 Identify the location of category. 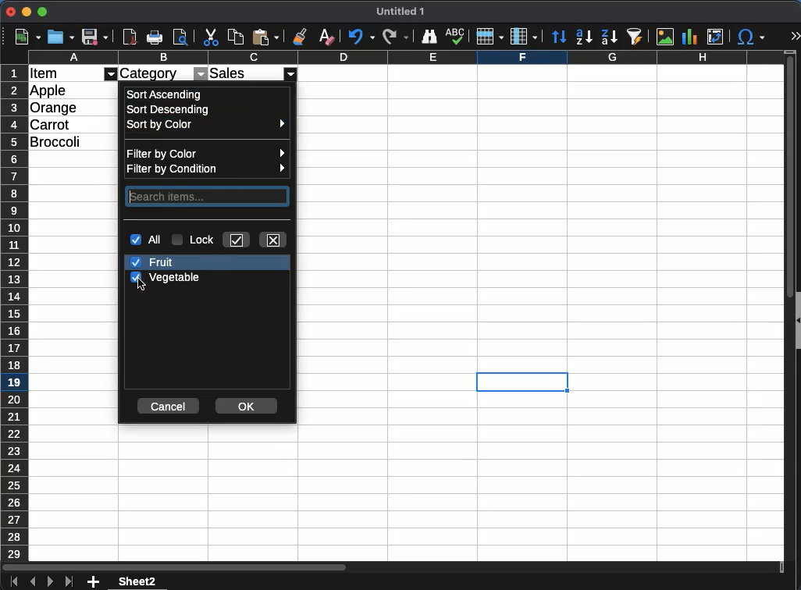
(151, 73).